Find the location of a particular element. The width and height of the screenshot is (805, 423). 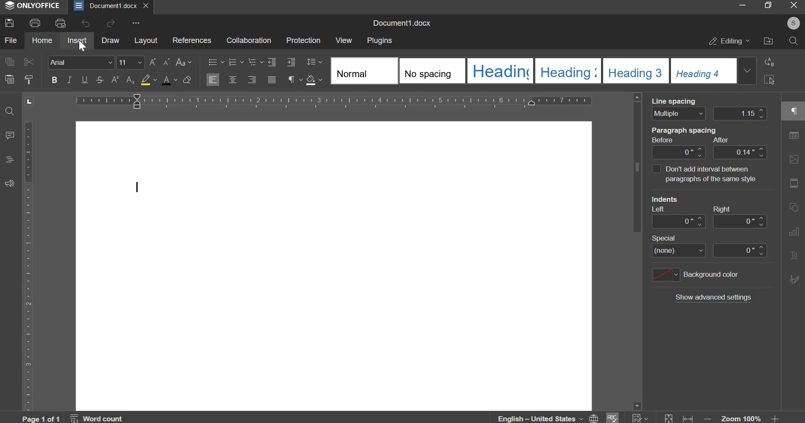

decrease indent is located at coordinates (272, 62).